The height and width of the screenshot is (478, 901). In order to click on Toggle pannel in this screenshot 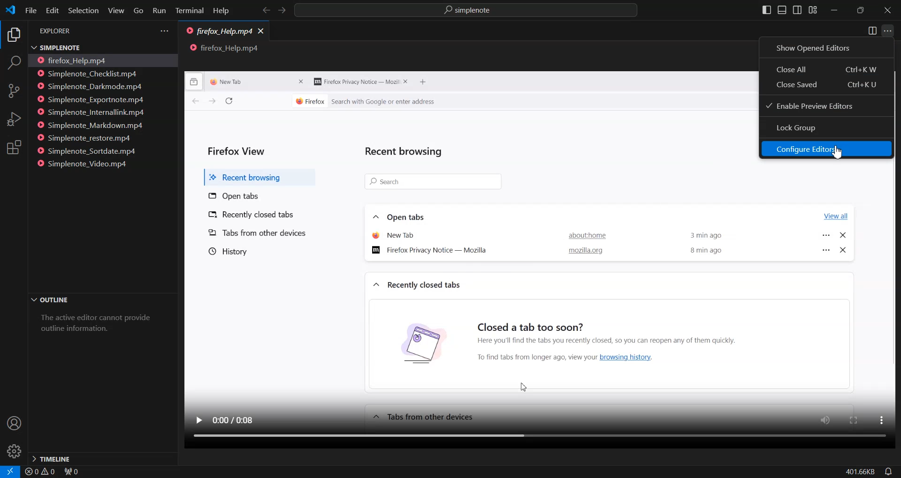, I will do `click(782, 10)`.